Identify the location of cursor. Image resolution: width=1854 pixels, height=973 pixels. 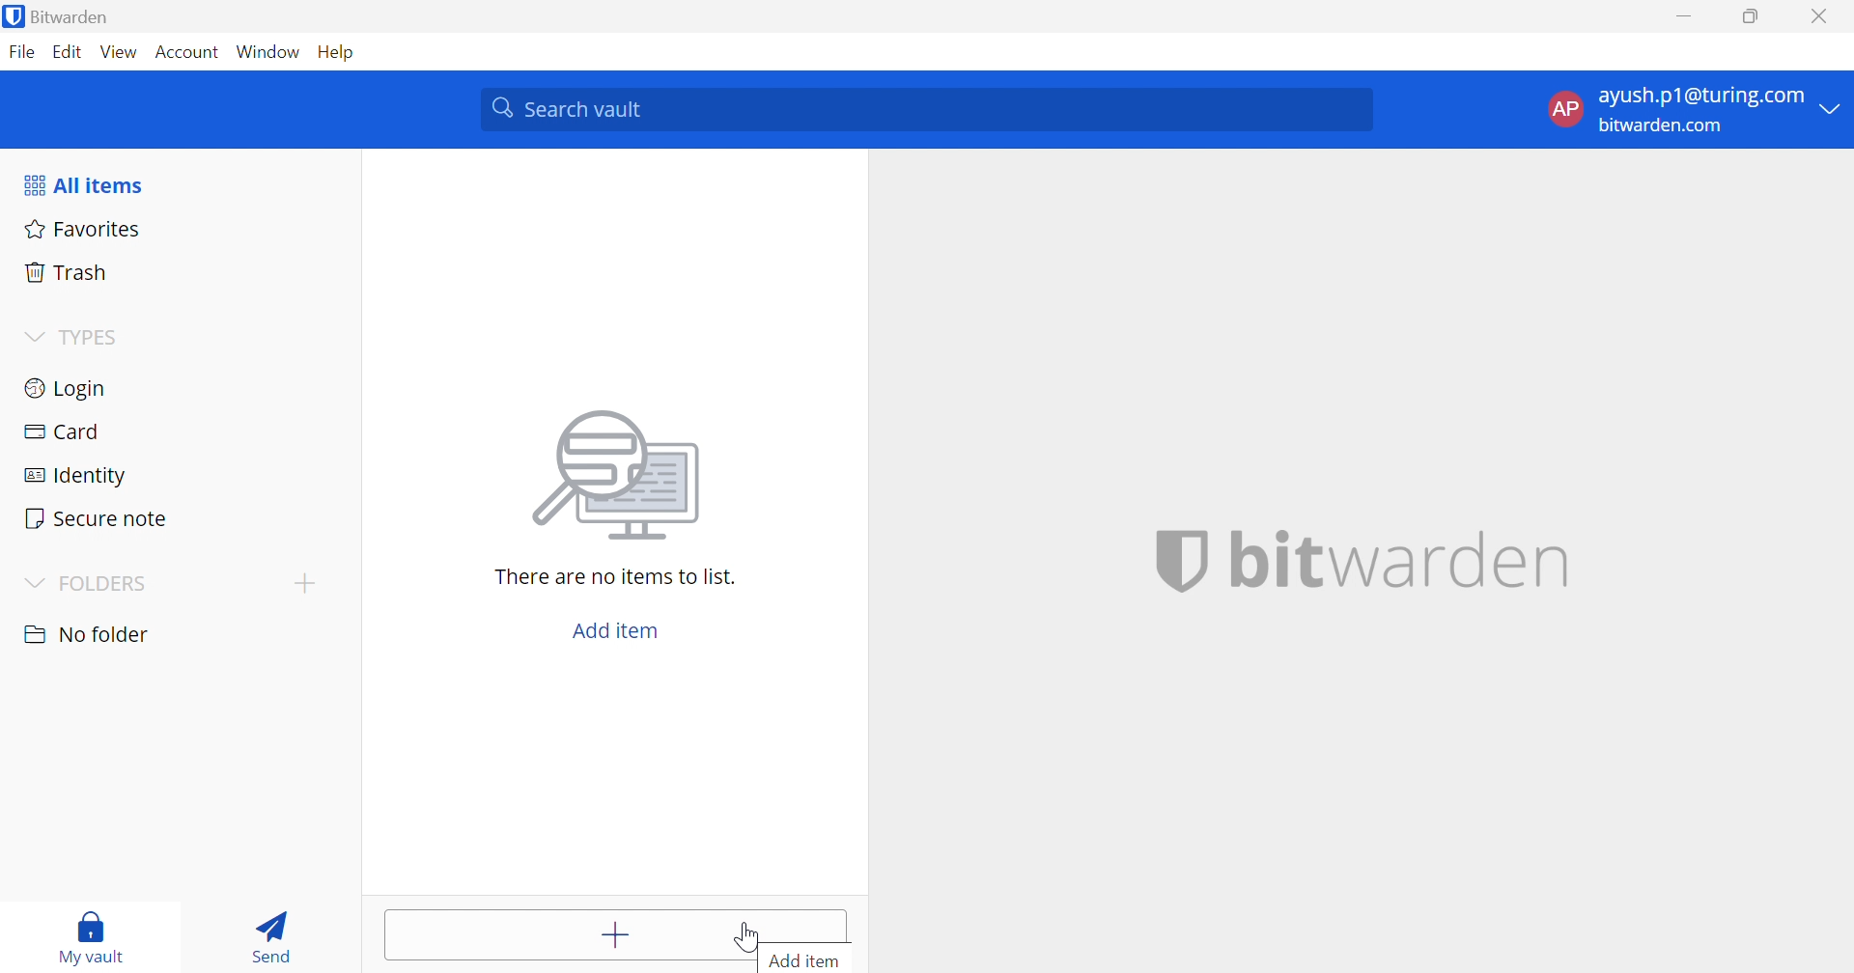
(755, 936).